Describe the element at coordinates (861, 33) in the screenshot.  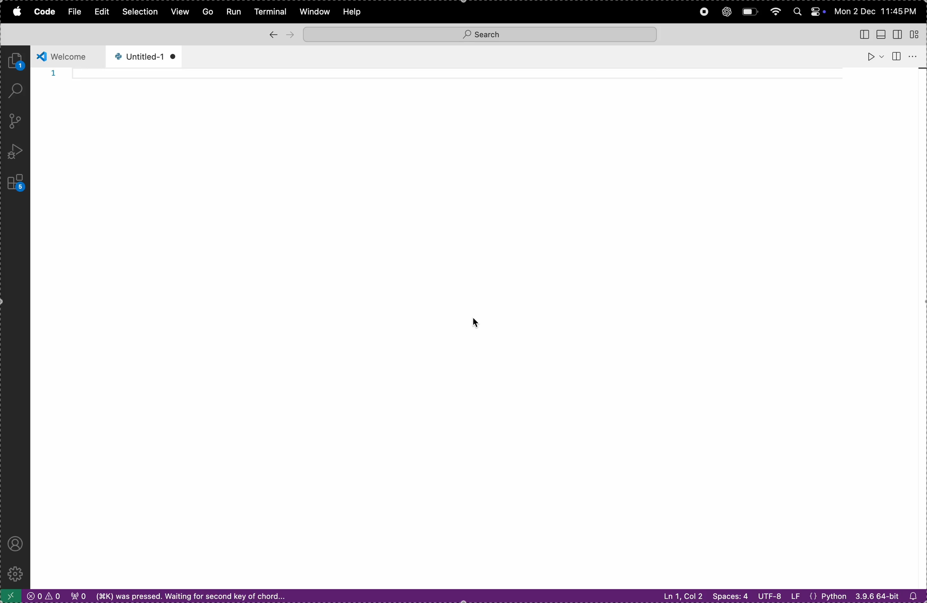
I see `toggle primary side bar` at that location.